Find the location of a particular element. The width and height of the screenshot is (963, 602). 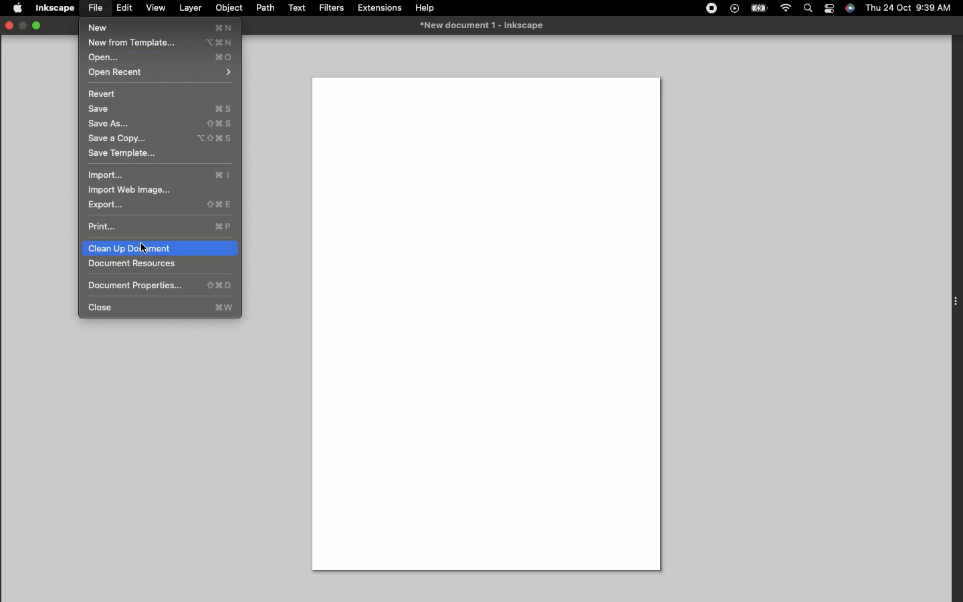

Voice control is located at coordinates (851, 7).